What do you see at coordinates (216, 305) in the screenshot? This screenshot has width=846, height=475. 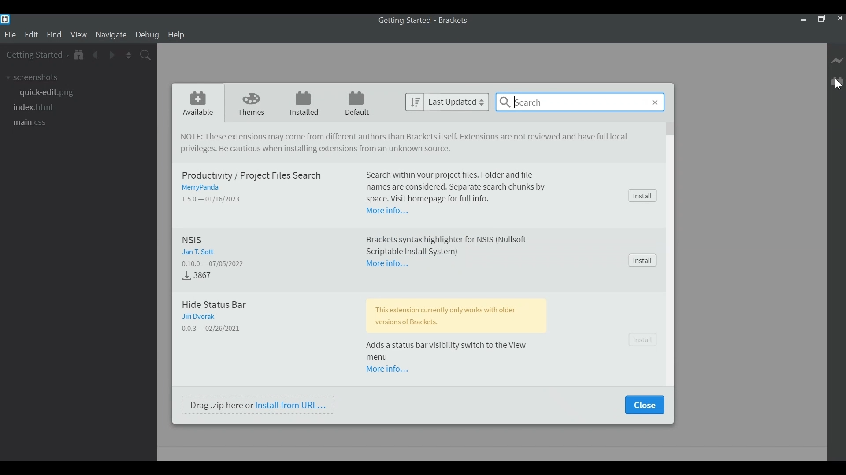 I see `Hide Status Bar` at bounding box center [216, 305].